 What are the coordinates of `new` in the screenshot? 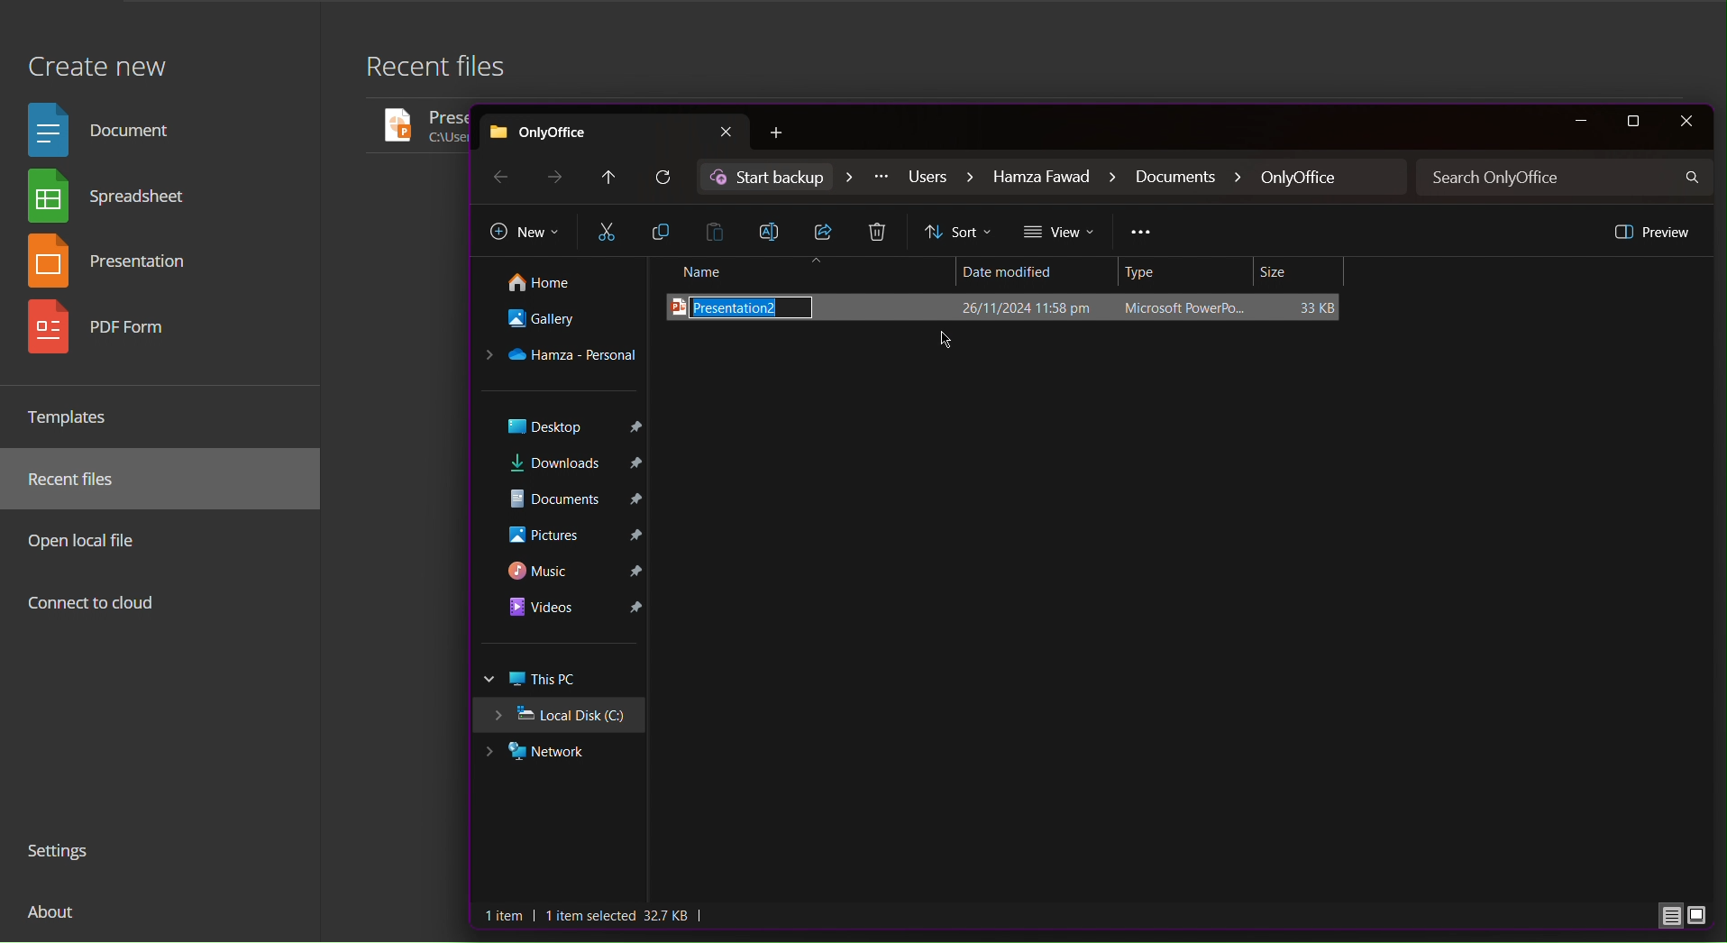 It's located at (784, 133).